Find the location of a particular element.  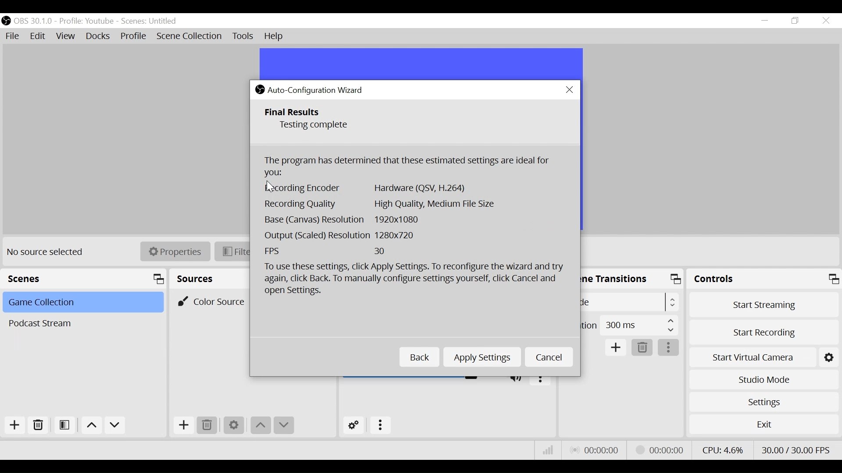

Start Recording is located at coordinates (763, 332).